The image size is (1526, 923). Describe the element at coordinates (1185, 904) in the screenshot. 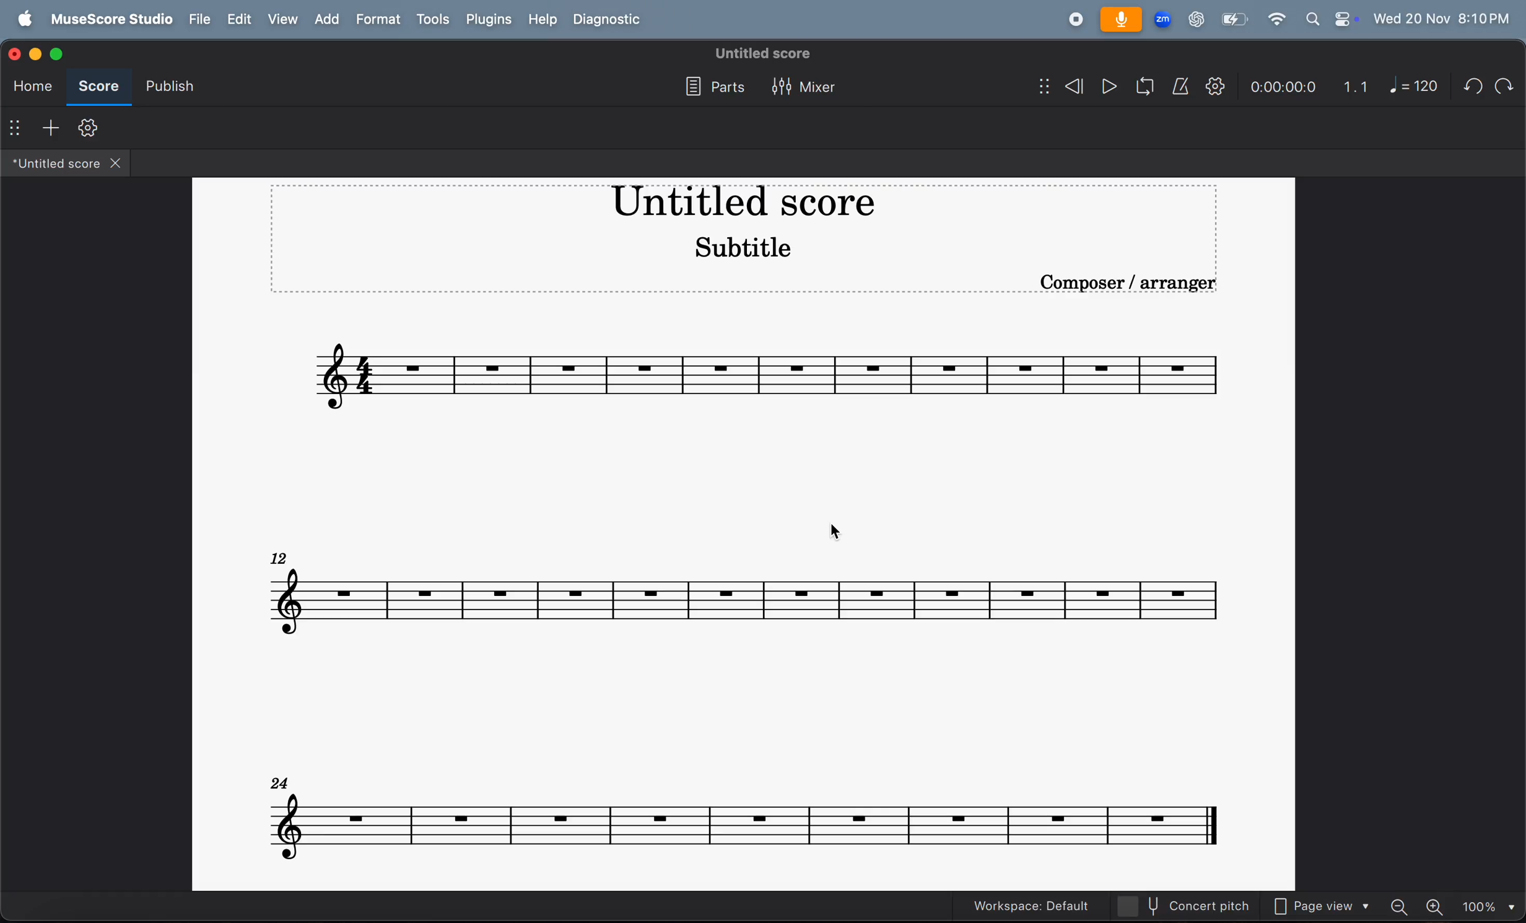

I see `current pitch` at that location.